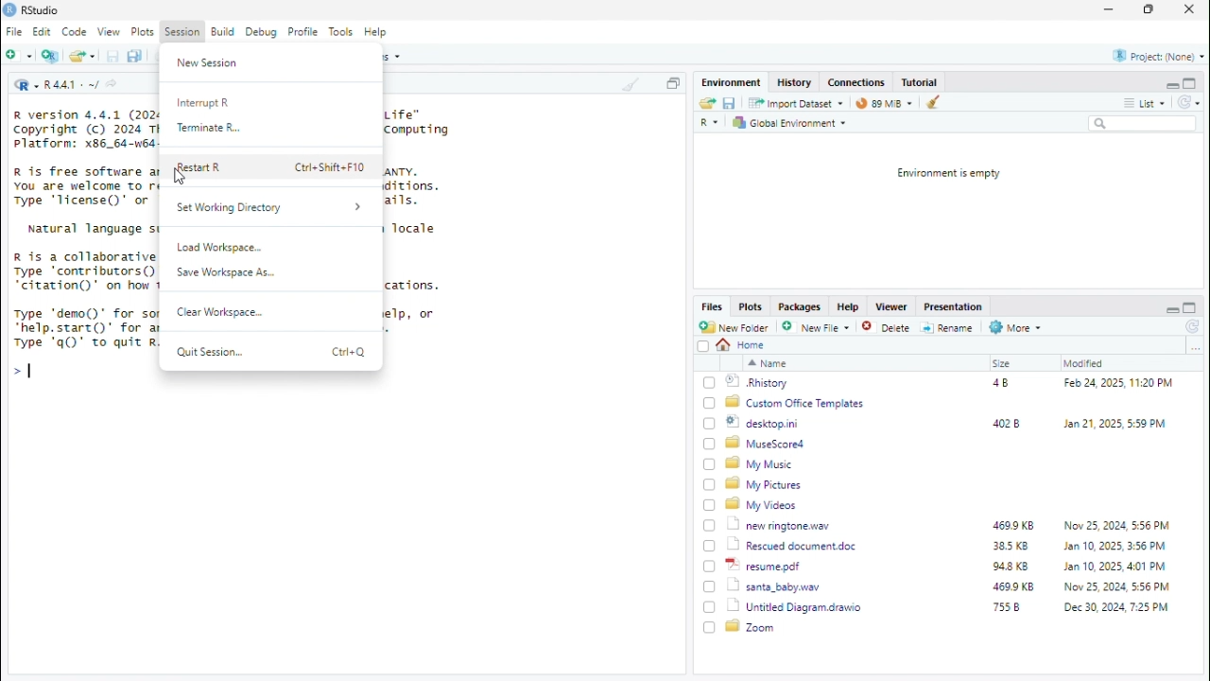  Describe the element at coordinates (1111, 8) in the screenshot. I see `minimise` at that location.